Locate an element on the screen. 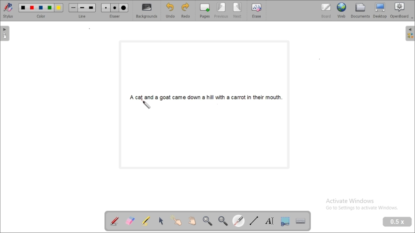 The width and height of the screenshot is (415, 233). line is located at coordinates (82, 11).